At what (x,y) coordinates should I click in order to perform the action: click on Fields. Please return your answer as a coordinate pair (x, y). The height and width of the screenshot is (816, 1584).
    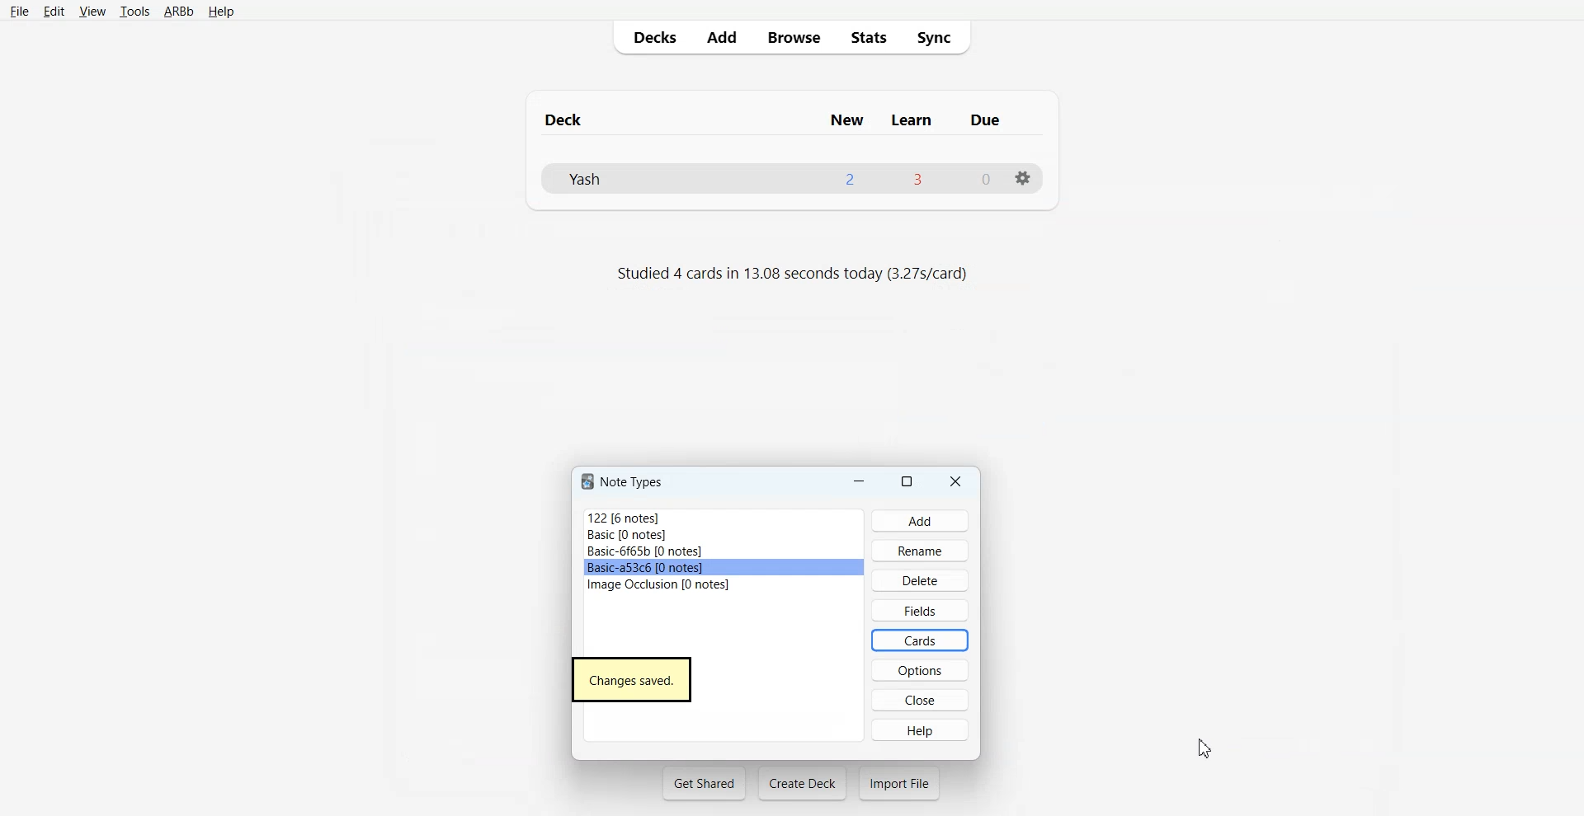
    Looking at the image, I should click on (919, 609).